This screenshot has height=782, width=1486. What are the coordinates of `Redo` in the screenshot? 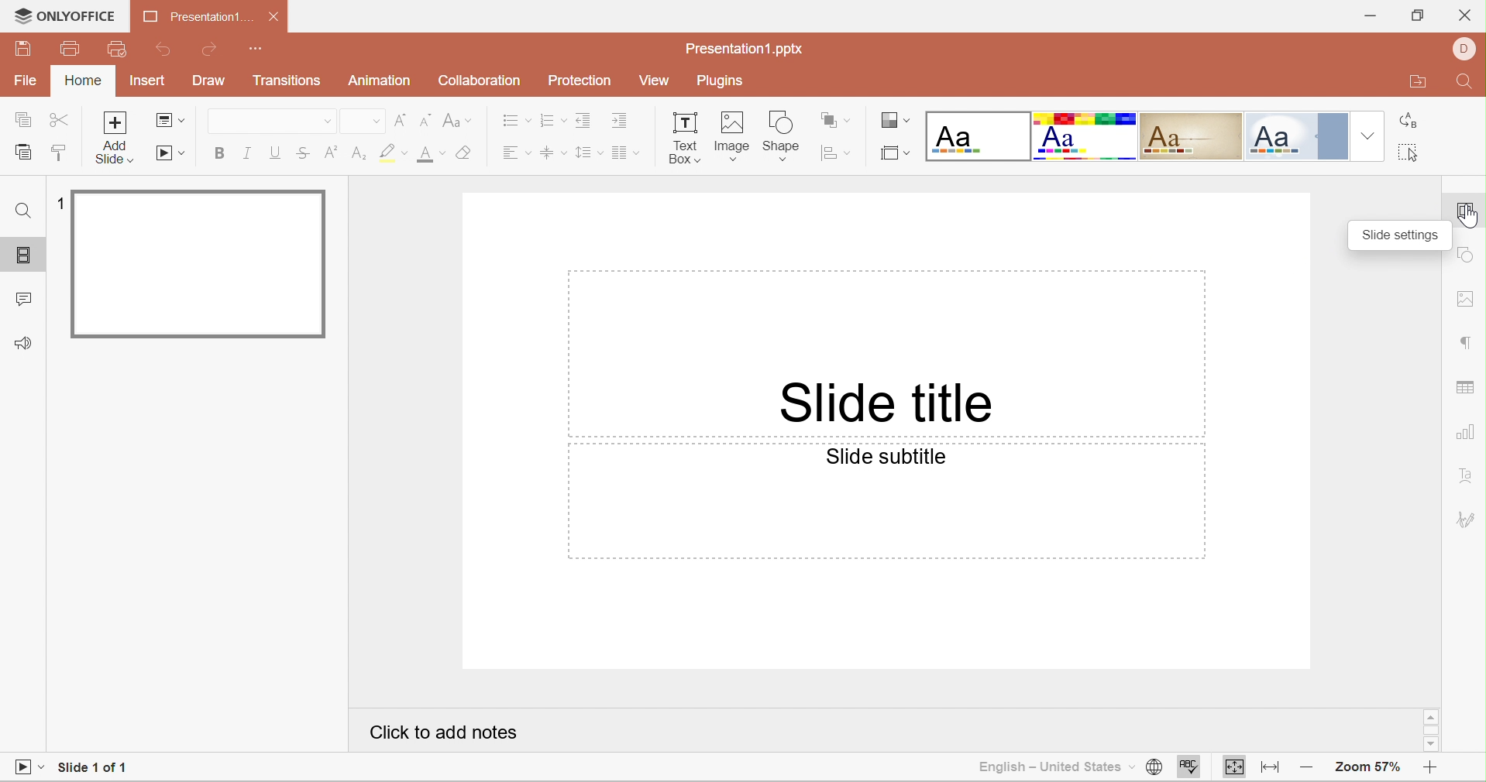 It's located at (212, 50).